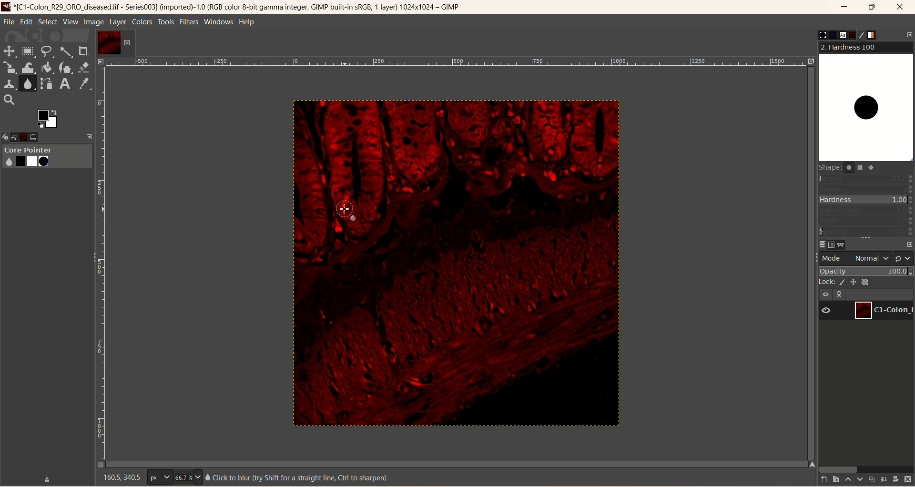 This screenshot has height=487, width=915. I want to click on expand, so click(90, 136).